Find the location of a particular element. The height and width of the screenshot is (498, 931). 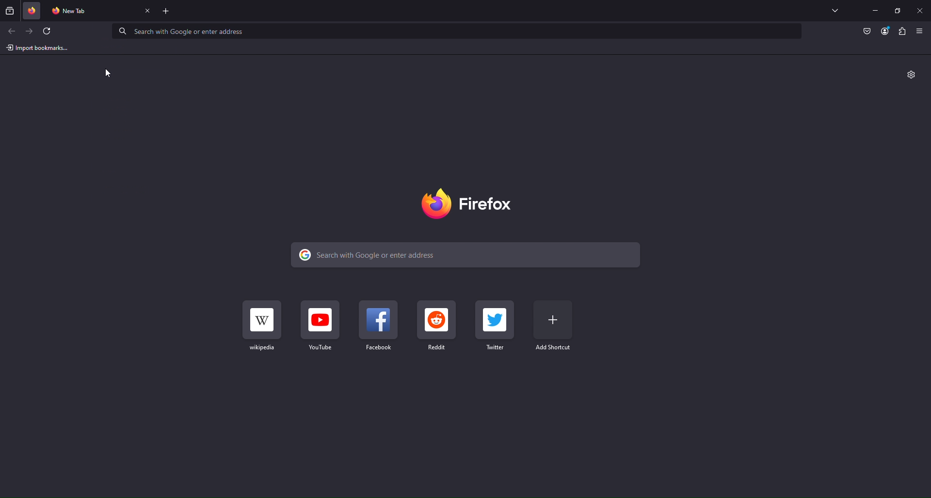

Settings is located at coordinates (912, 76).